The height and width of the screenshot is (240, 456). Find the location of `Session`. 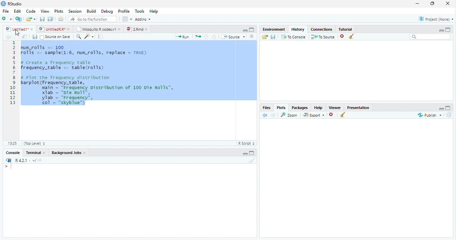

Session is located at coordinates (75, 11).